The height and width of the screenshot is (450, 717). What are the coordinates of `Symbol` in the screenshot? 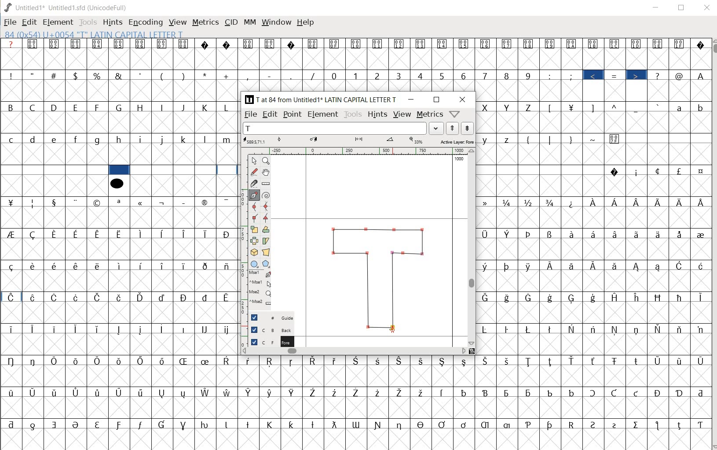 It's located at (120, 393).